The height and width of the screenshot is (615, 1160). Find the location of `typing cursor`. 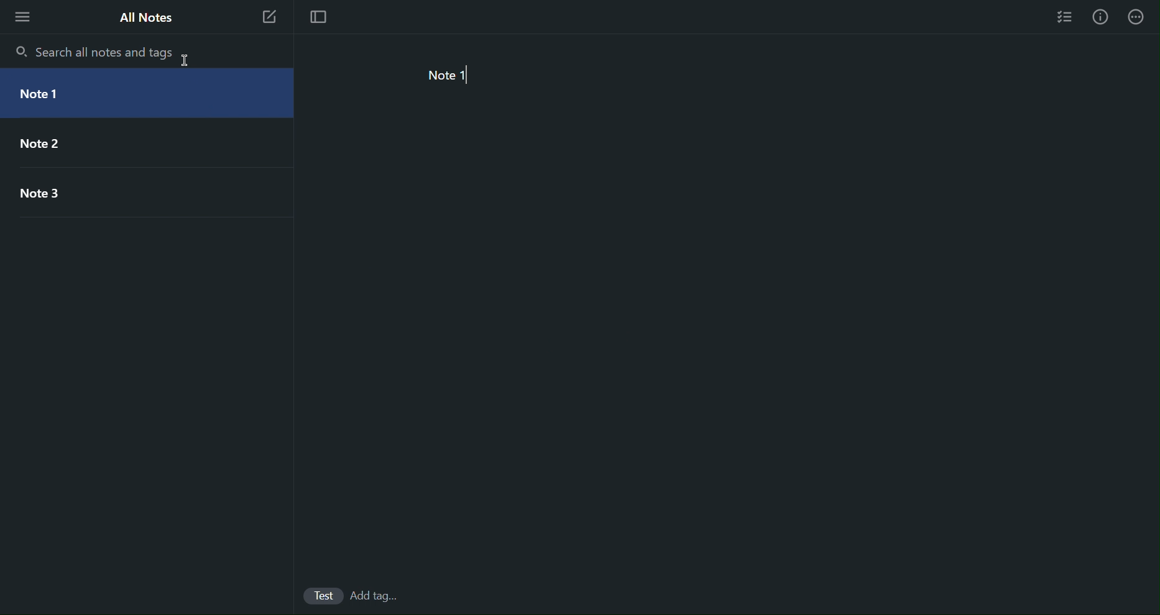

typing cursor is located at coordinates (473, 75).